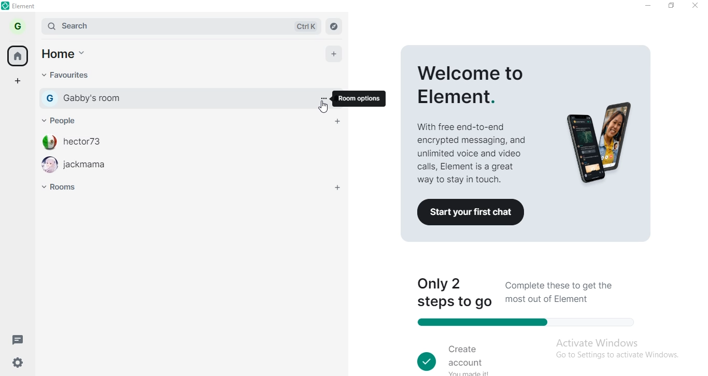 This screenshot has width=708, height=376. What do you see at coordinates (332, 52) in the screenshot?
I see `add` at bounding box center [332, 52].